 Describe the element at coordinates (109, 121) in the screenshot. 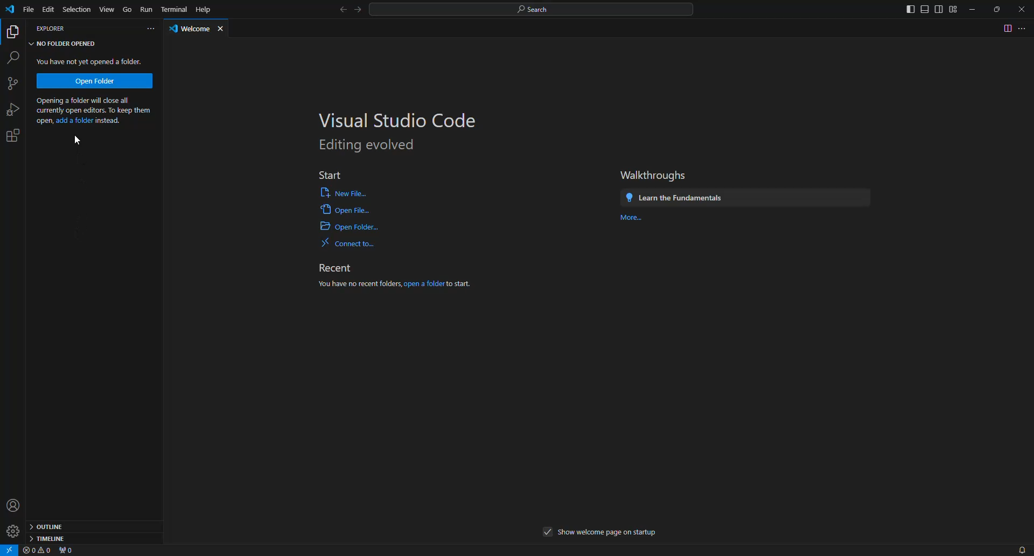

I see `instead` at that location.